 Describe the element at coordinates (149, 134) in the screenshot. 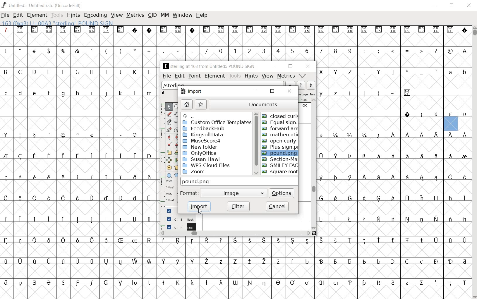

I see `Symbol` at that location.